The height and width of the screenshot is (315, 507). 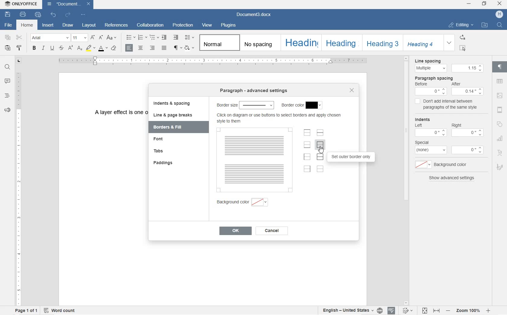 I want to click on cursor, so click(x=322, y=149).